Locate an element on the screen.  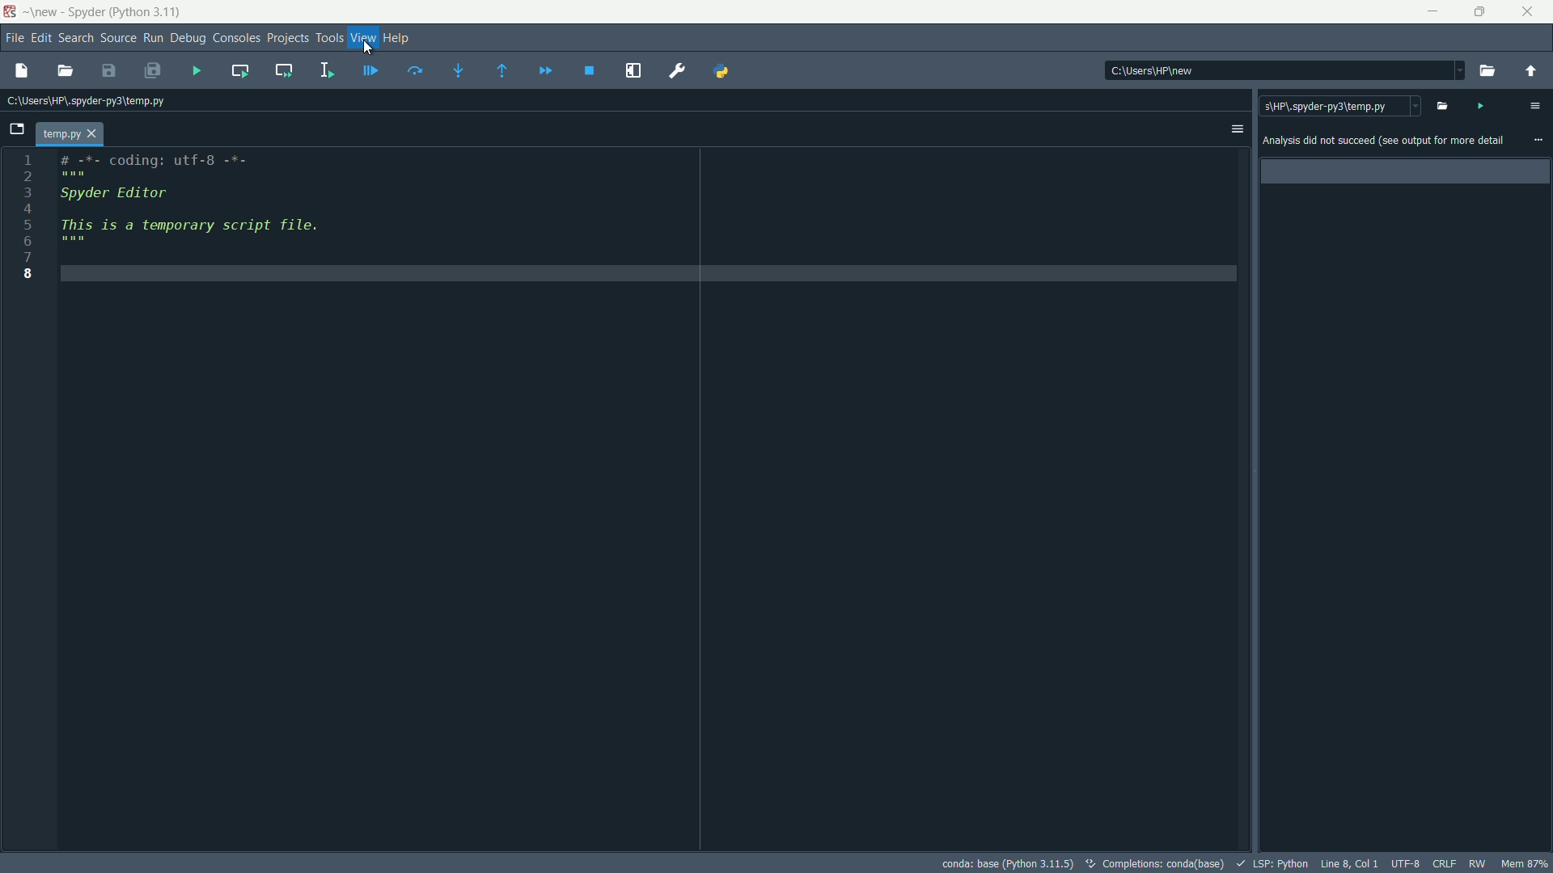
debug file is located at coordinates (373, 70).